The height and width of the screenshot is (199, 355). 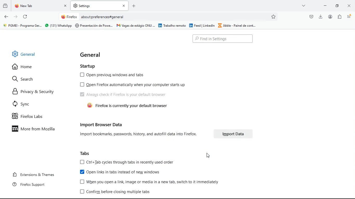 I want to click on Jibble - Painel de cont..., so click(x=238, y=26).